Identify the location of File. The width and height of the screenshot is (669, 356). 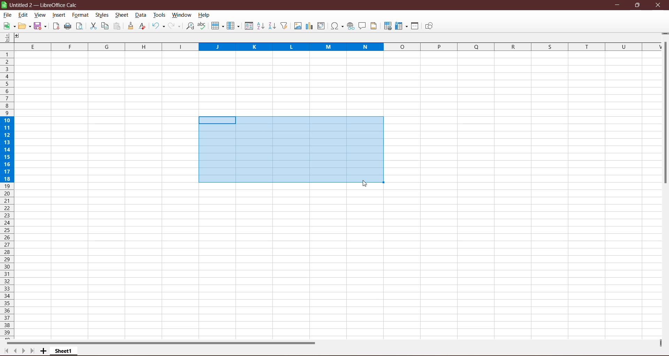
(8, 15).